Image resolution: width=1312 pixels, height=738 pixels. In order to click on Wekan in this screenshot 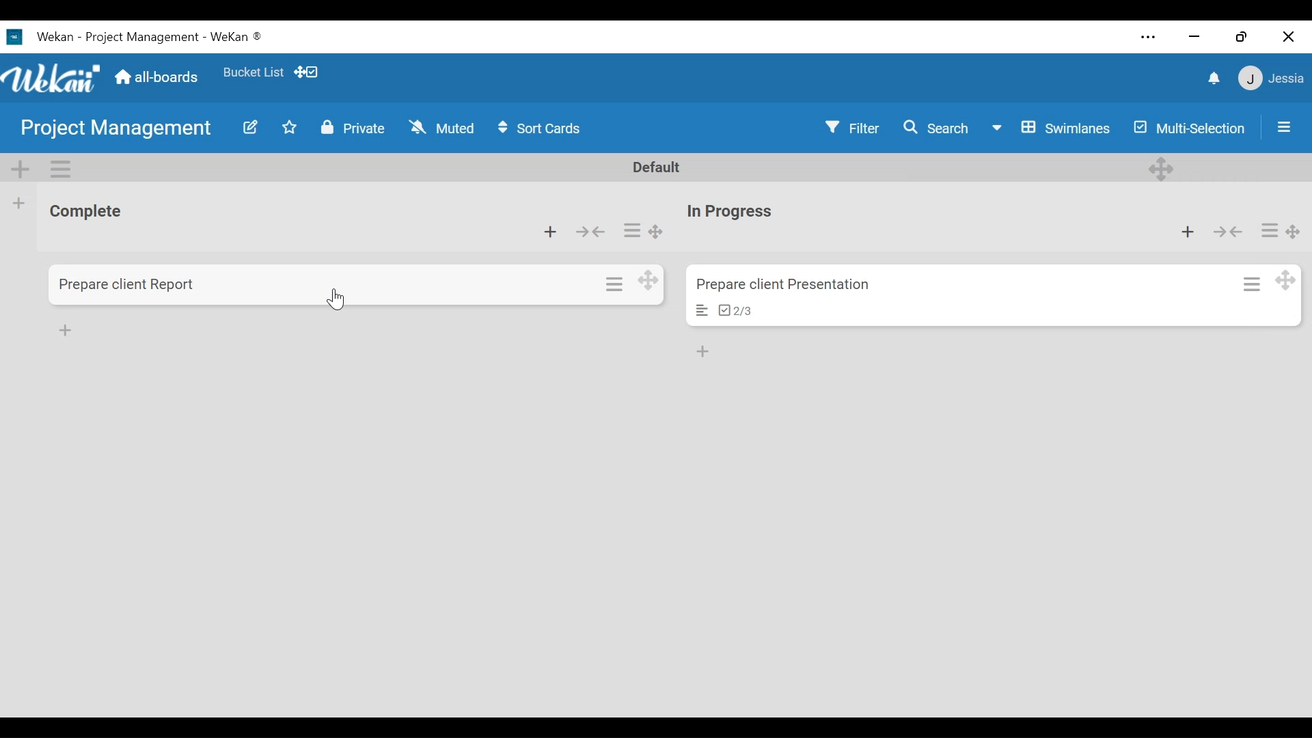, I will do `click(51, 78)`.